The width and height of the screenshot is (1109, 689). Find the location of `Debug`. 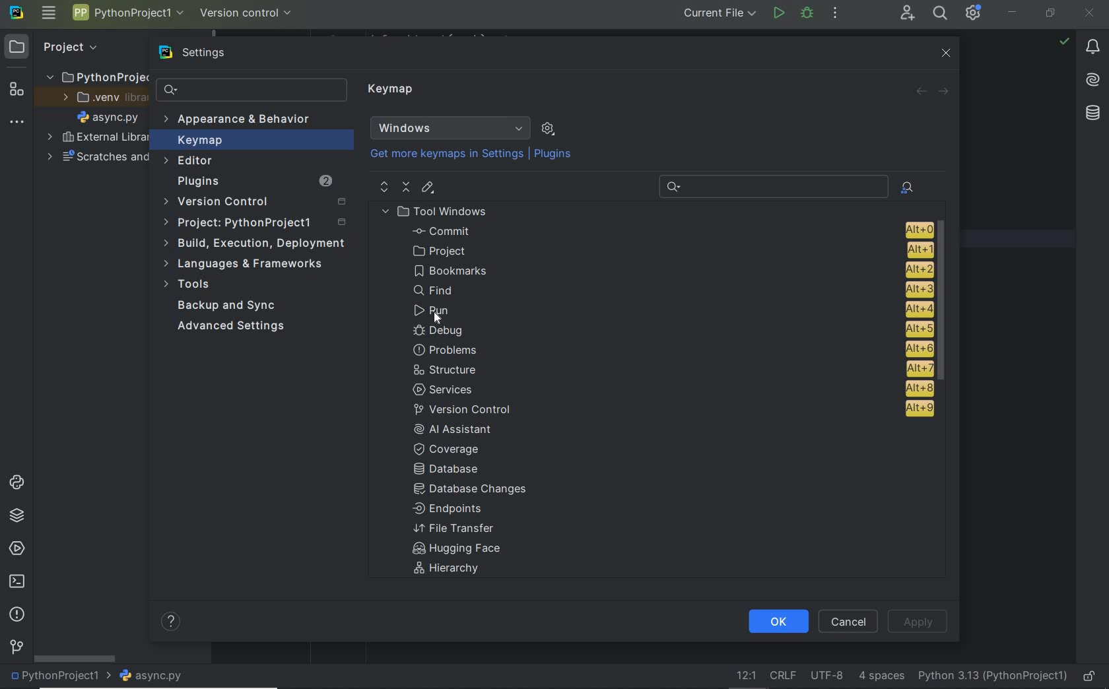

Debug is located at coordinates (807, 14).